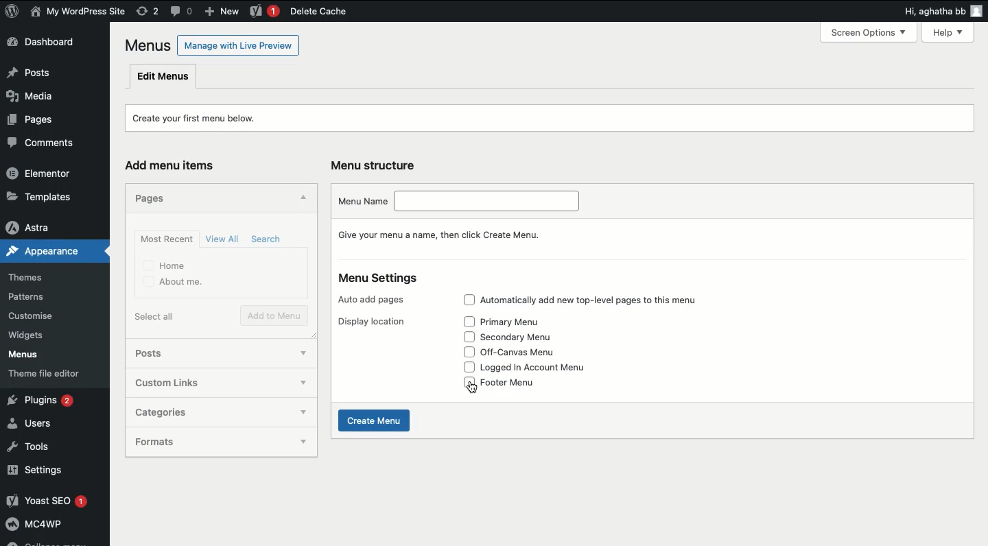  I want to click on Edit menus, so click(163, 77).